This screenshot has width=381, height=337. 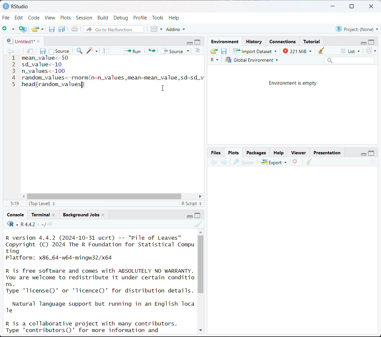 I want to click on sd_value<-10, so click(x=43, y=64).